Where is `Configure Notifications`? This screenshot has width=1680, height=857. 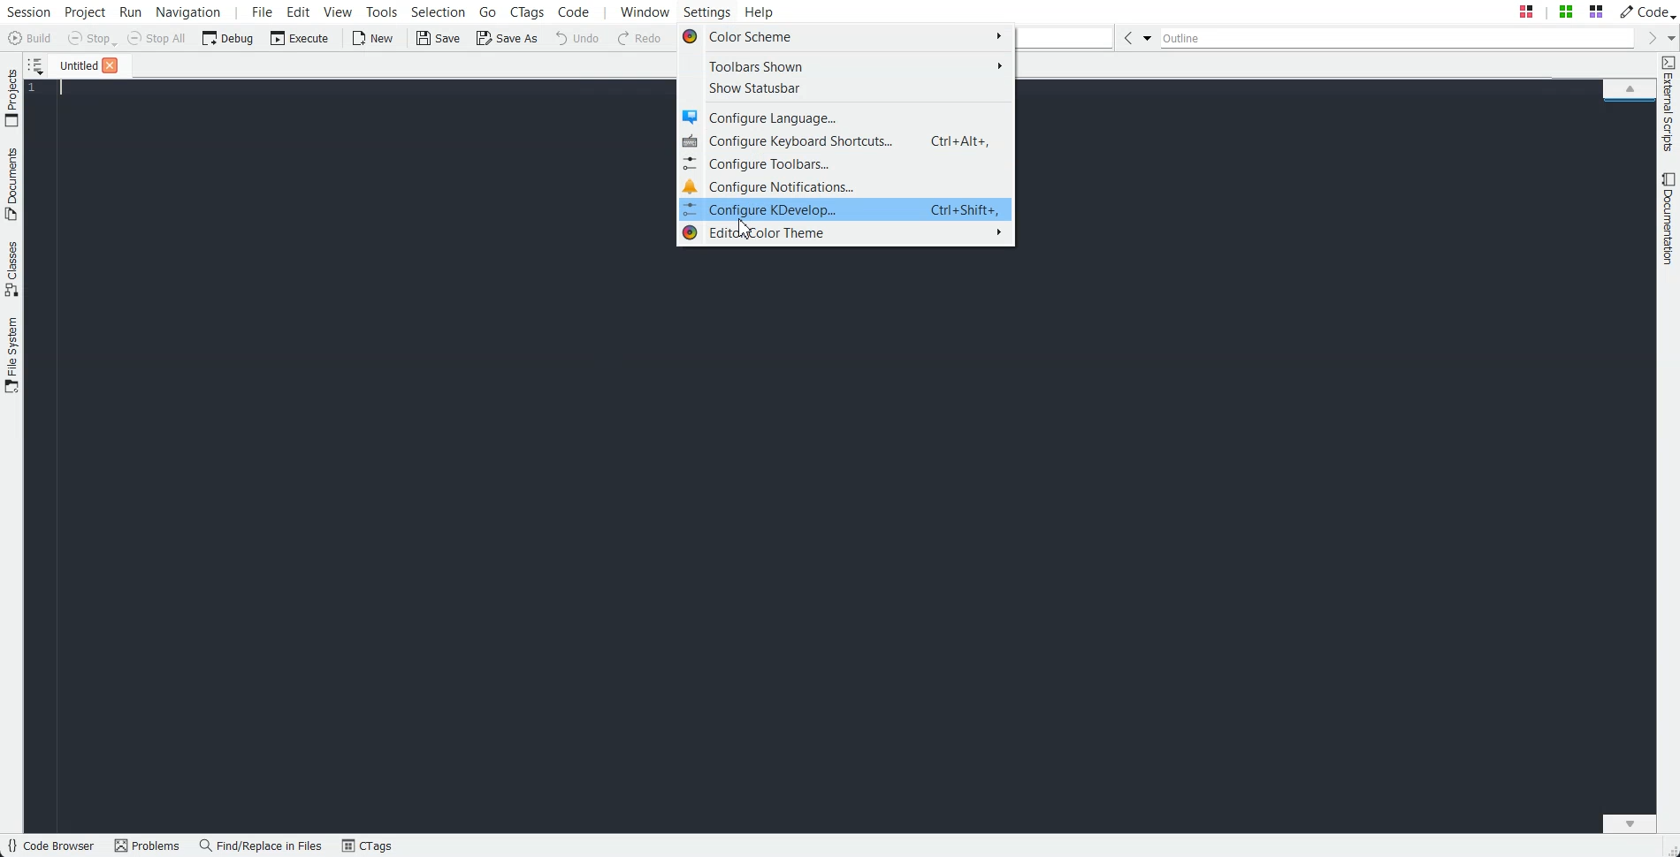 Configure Notifications is located at coordinates (845, 186).